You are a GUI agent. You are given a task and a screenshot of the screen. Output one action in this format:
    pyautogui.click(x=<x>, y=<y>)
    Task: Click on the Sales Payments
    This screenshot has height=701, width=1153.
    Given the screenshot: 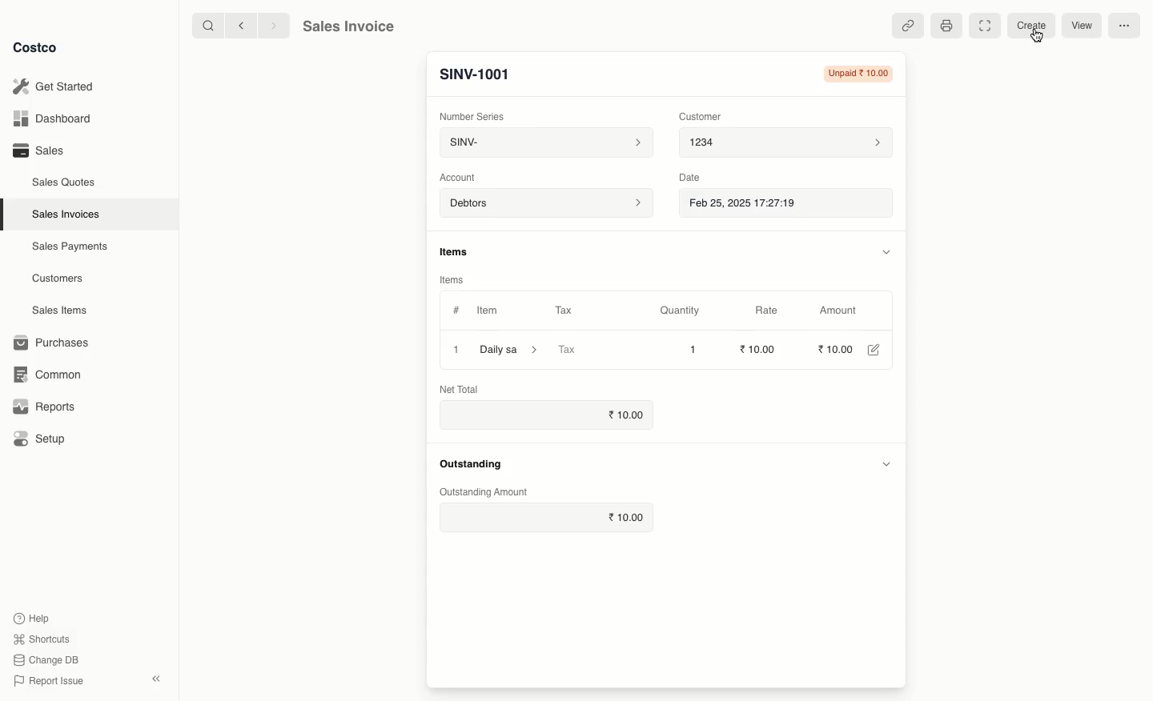 What is the action you would take?
    pyautogui.click(x=66, y=247)
    